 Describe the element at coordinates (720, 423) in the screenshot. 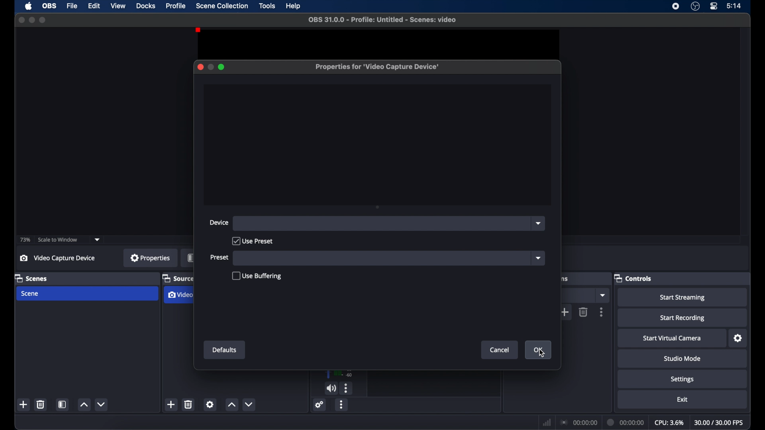

I see `fps` at that location.